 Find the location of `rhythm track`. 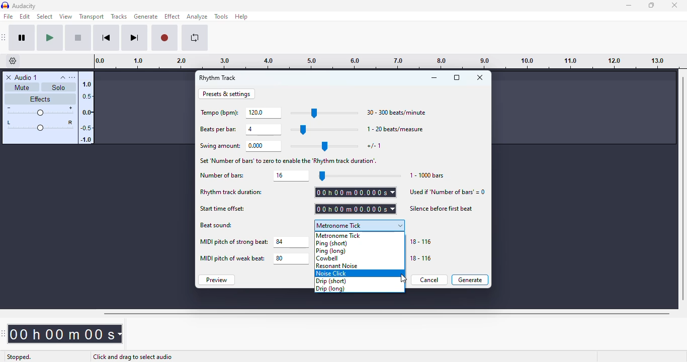

rhythm track is located at coordinates (218, 78).